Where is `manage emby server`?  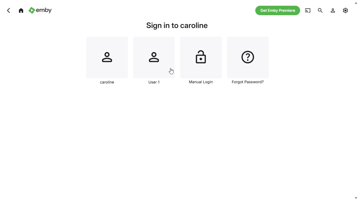
manage emby server is located at coordinates (346, 10).